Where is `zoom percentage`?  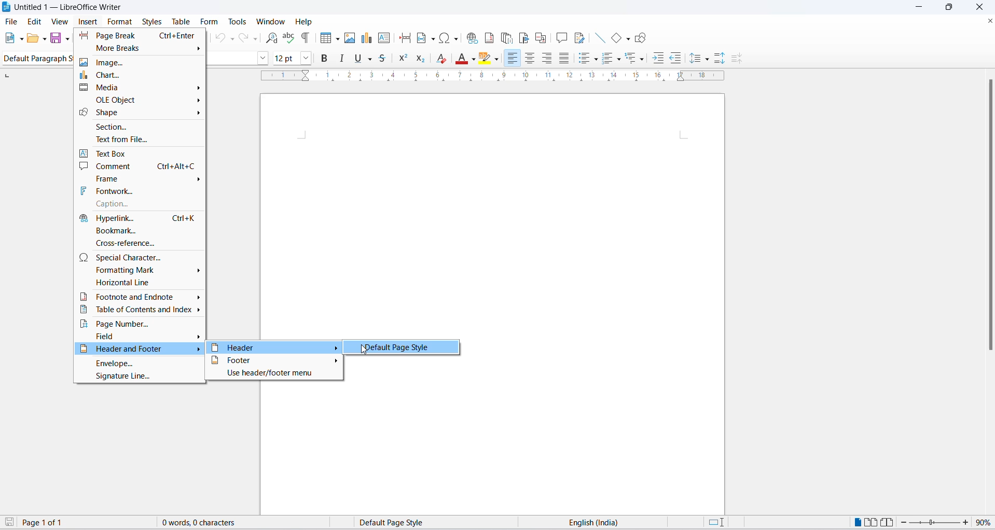 zoom percentage is located at coordinates (985, 522).